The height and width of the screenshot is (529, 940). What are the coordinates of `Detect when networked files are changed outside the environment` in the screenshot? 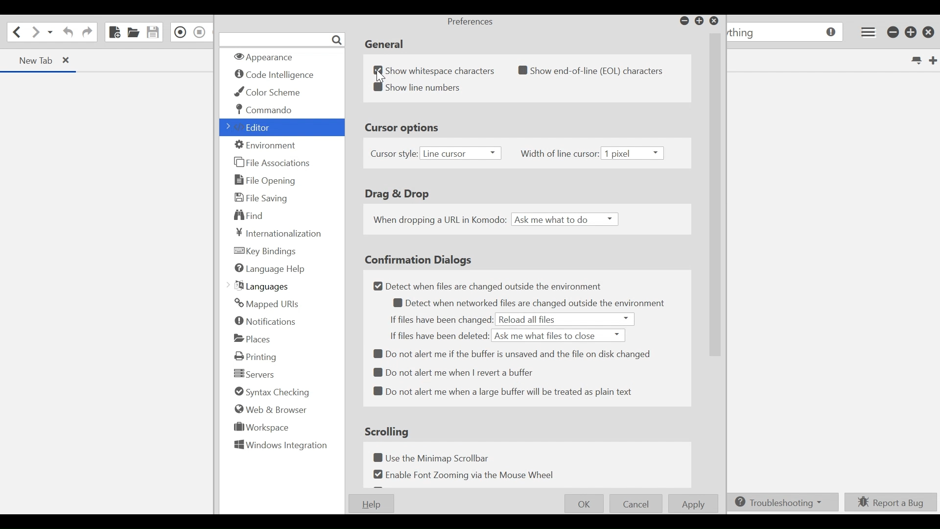 It's located at (532, 303).